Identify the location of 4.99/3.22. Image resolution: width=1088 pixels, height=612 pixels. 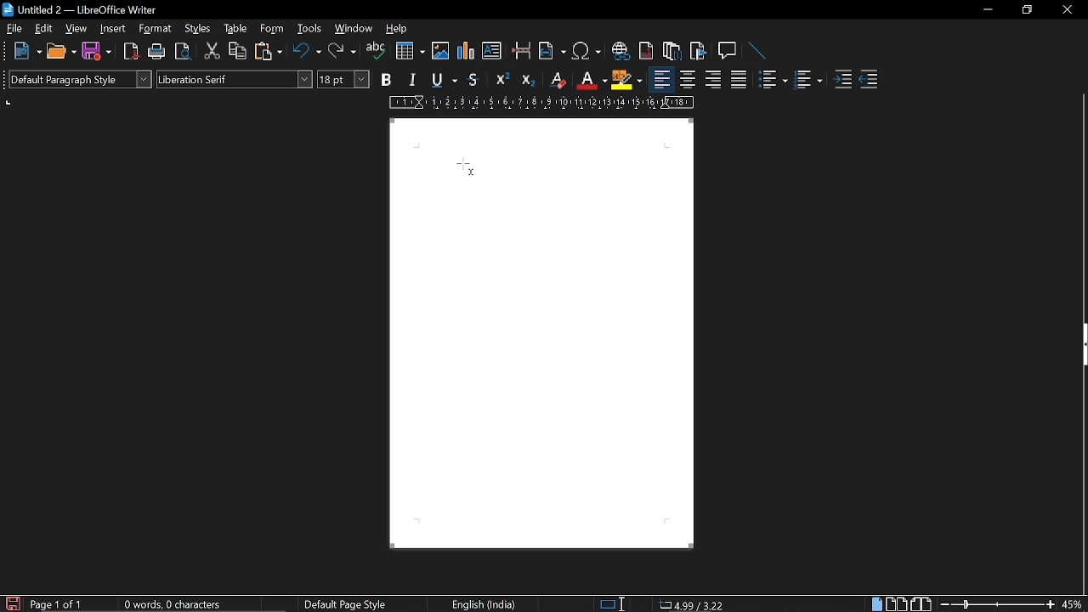
(691, 603).